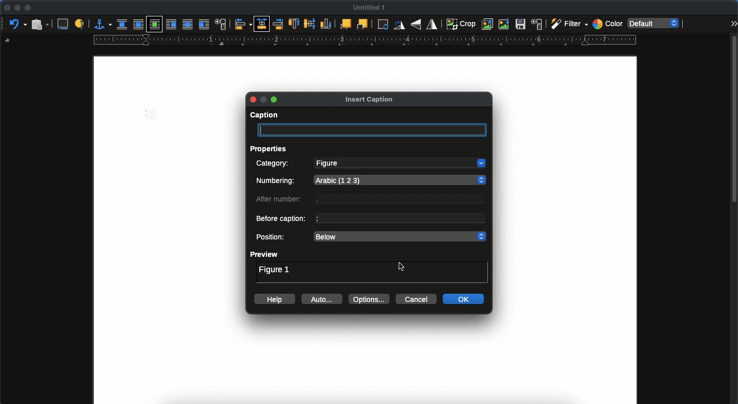 The image size is (738, 404). What do you see at coordinates (505, 24) in the screenshot?
I see `compress` at bounding box center [505, 24].